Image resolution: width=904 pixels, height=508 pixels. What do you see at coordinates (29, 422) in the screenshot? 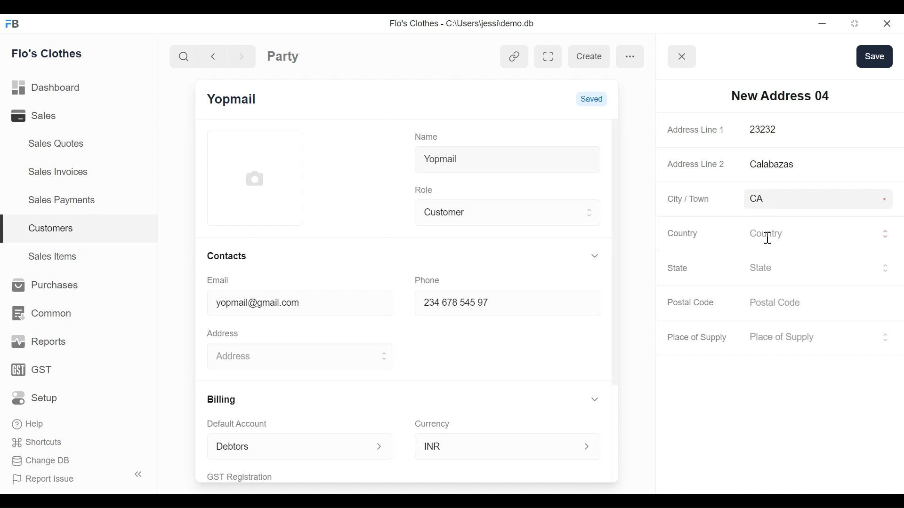
I see `Help` at bounding box center [29, 422].